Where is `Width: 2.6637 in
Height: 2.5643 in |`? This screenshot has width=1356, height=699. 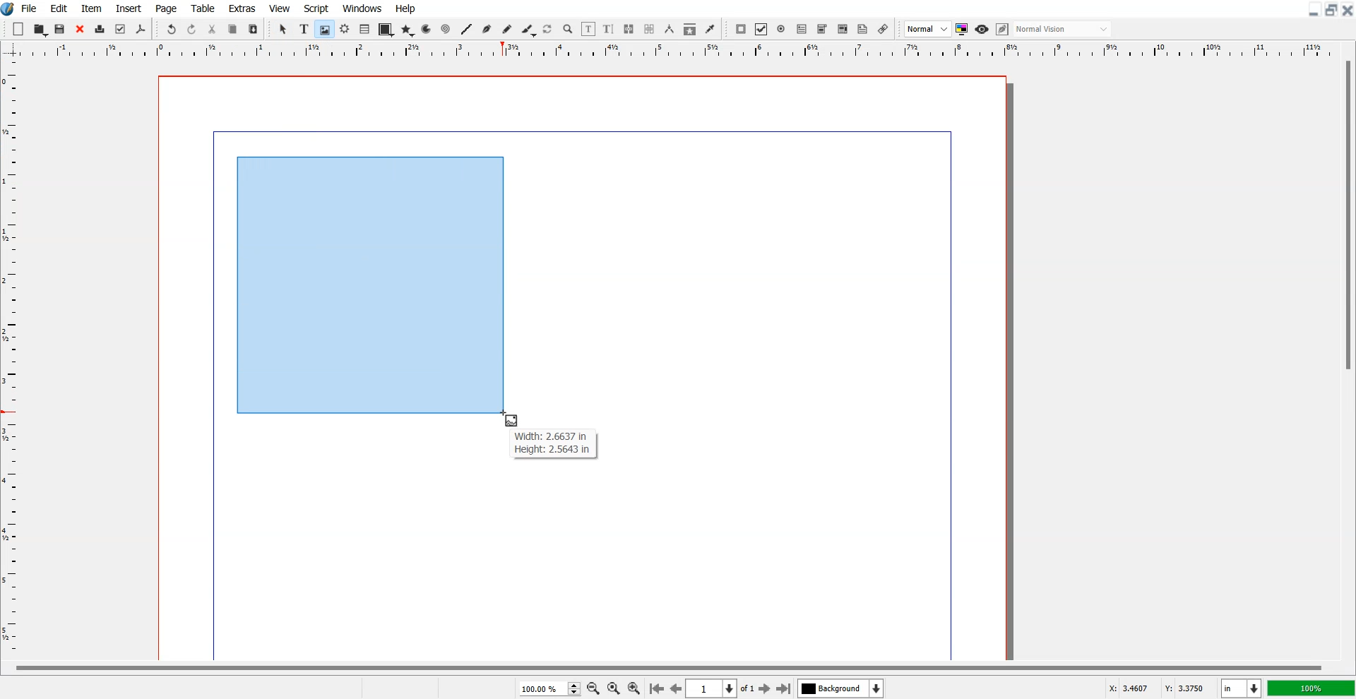 Width: 2.6637 in
Height: 2.5643 in | is located at coordinates (553, 443).